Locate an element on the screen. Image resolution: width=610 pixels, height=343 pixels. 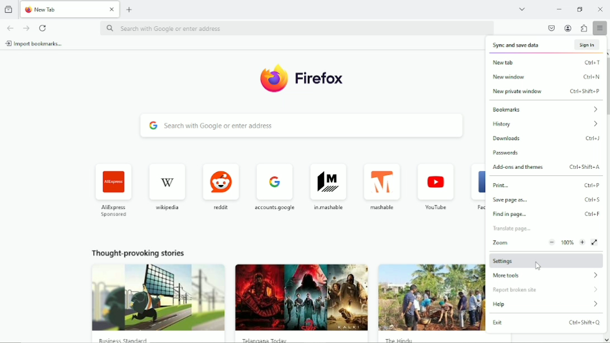
current tab is located at coordinates (69, 9).